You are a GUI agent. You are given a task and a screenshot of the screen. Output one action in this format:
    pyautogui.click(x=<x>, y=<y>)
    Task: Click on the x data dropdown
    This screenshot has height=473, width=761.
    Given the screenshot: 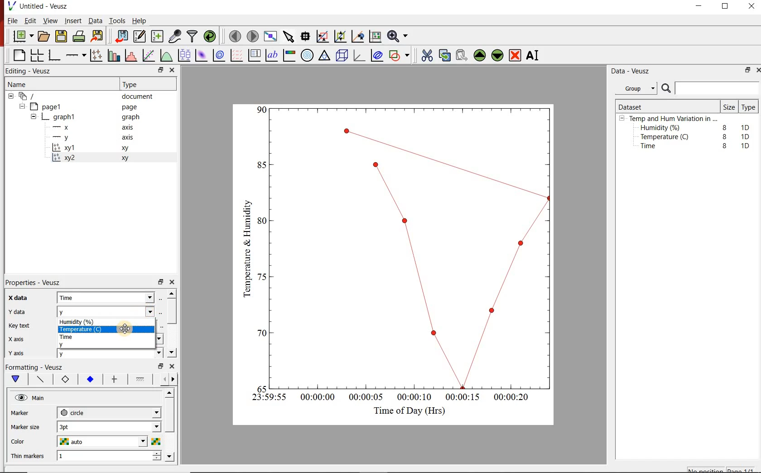 What is the action you would take?
    pyautogui.click(x=136, y=297)
    